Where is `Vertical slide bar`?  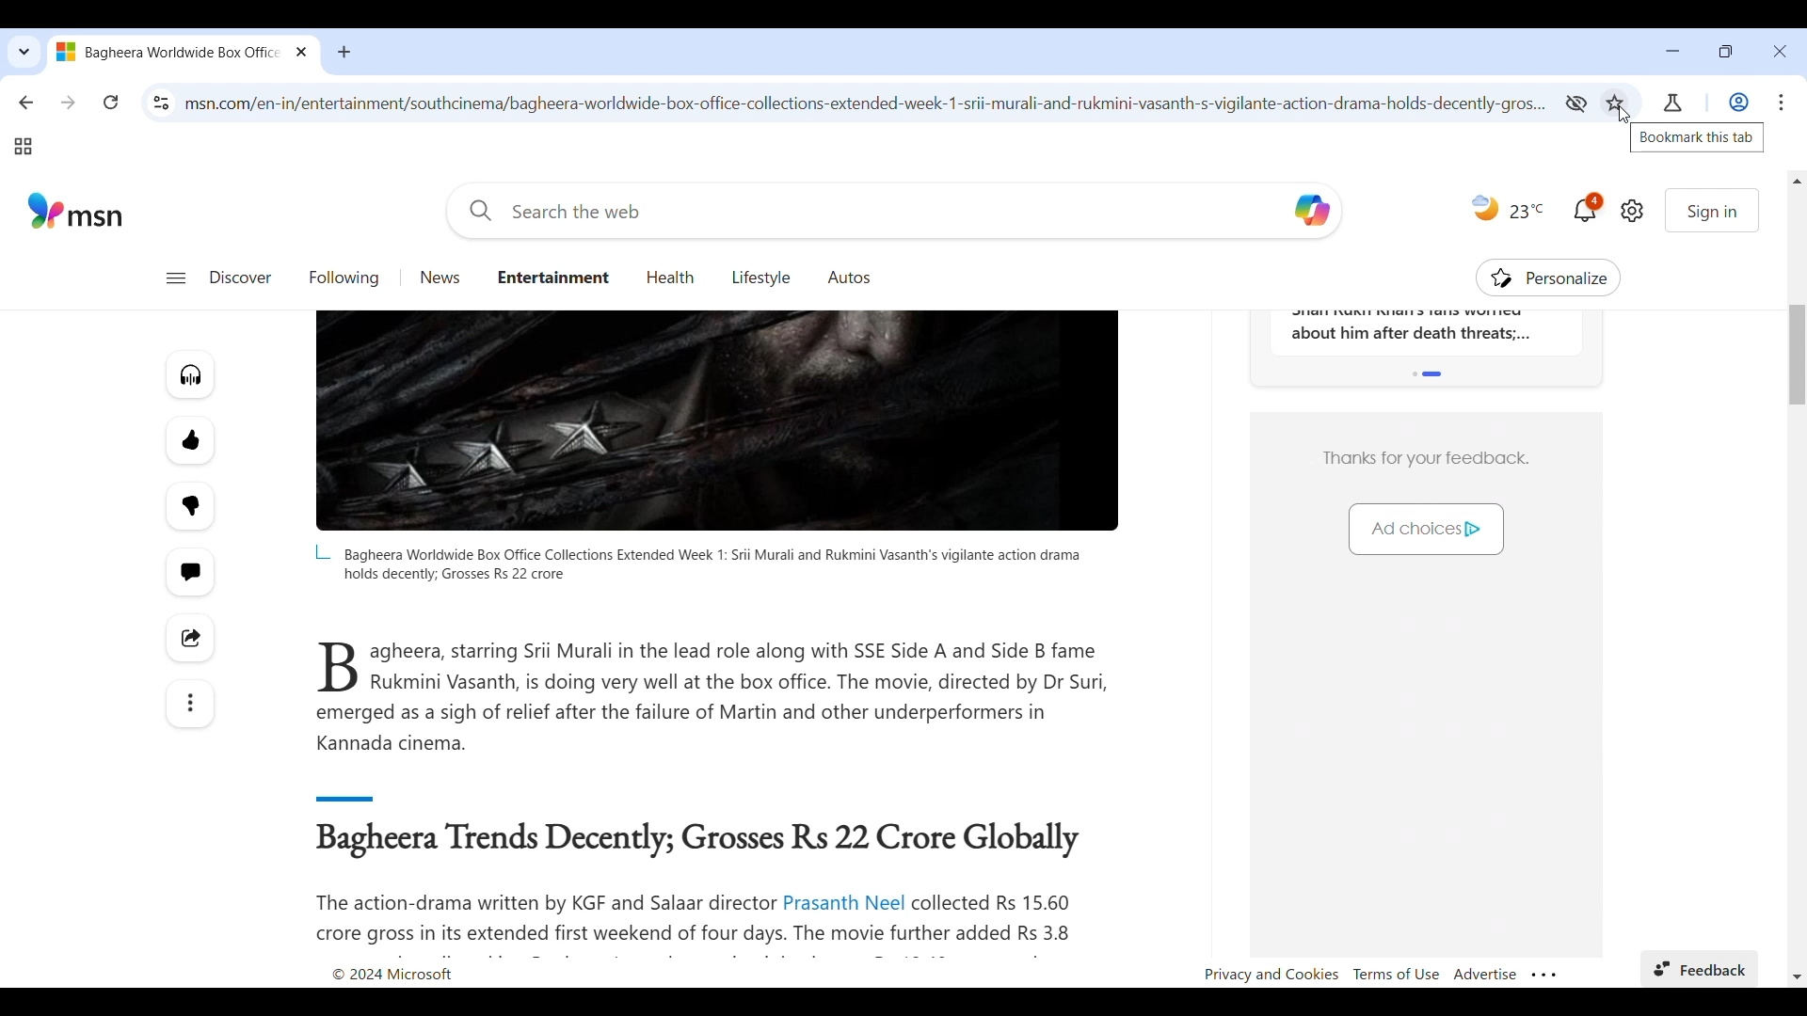
Vertical slide bar is located at coordinates (1797, 355).